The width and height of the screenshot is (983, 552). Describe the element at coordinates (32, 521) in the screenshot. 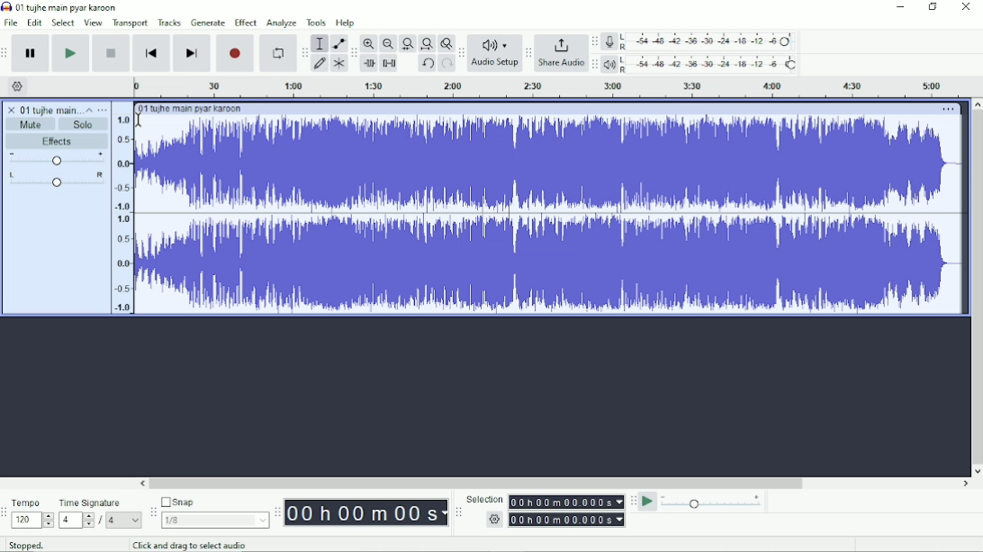

I see `120` at that location.